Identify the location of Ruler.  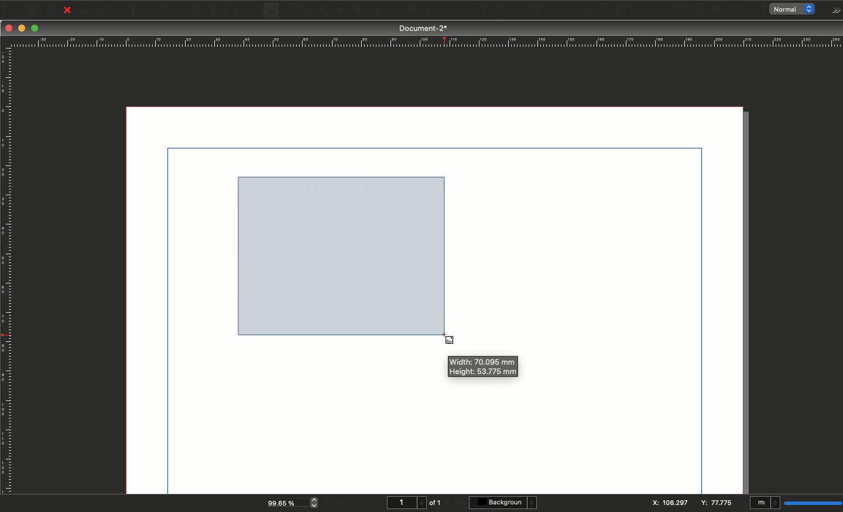
(424, 42).